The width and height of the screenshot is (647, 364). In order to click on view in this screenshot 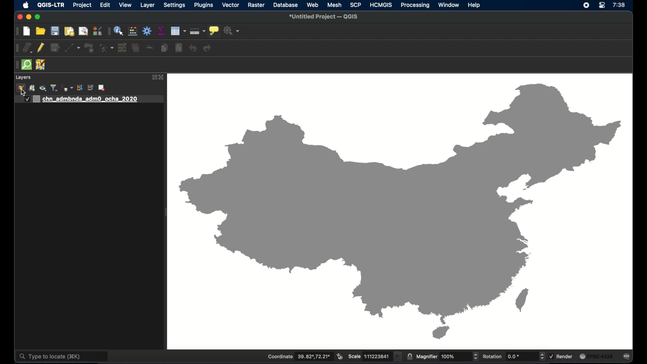, I will do `click(125, 5)`.